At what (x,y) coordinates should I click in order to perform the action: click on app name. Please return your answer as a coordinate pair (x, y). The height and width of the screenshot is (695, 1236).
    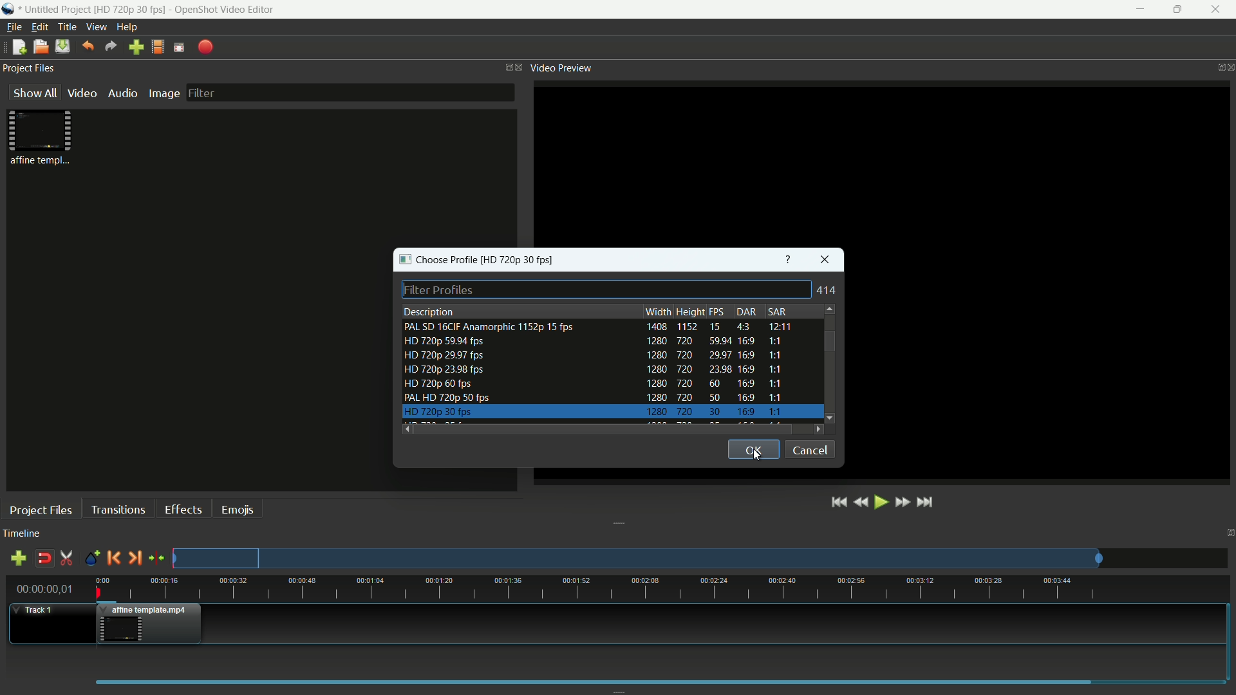
    Looking at the image, I should click on (223, 9).